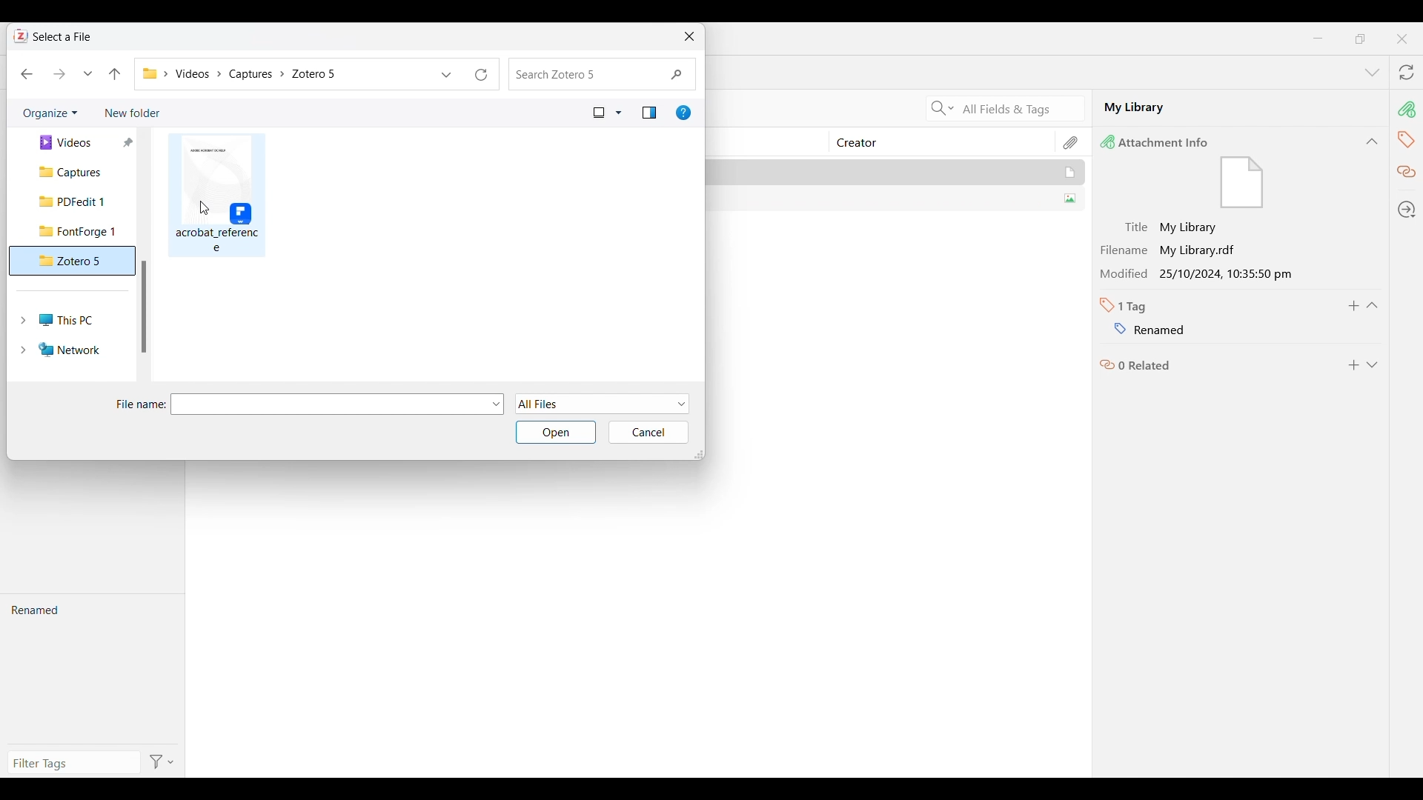 The width and height of the screenshot is (1423, 800). Describe the element at coordinates (76, 142) in the screenshot. I see `Videos folder` at that location.